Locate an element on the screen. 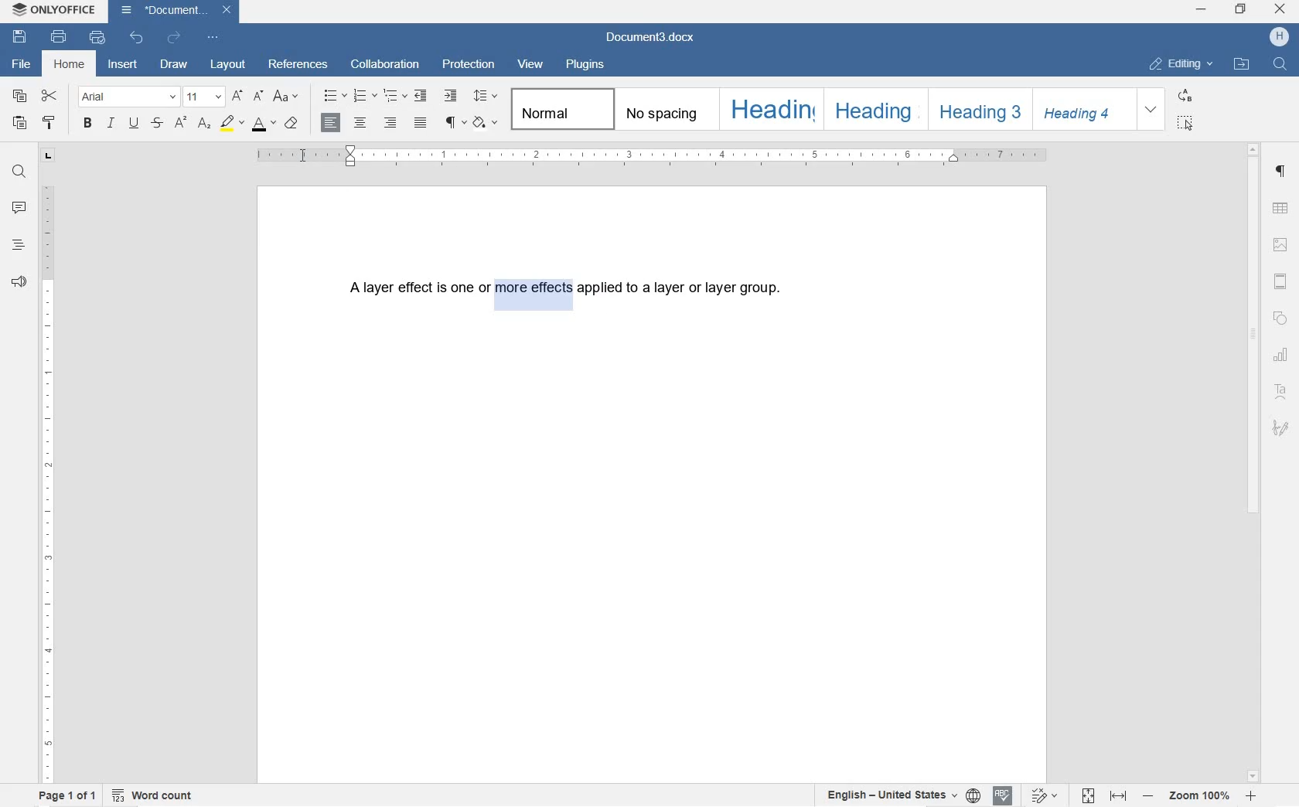 The width and height of the screenshot is (1299, 807). RESTORE is located at coordinates (1241, 12).